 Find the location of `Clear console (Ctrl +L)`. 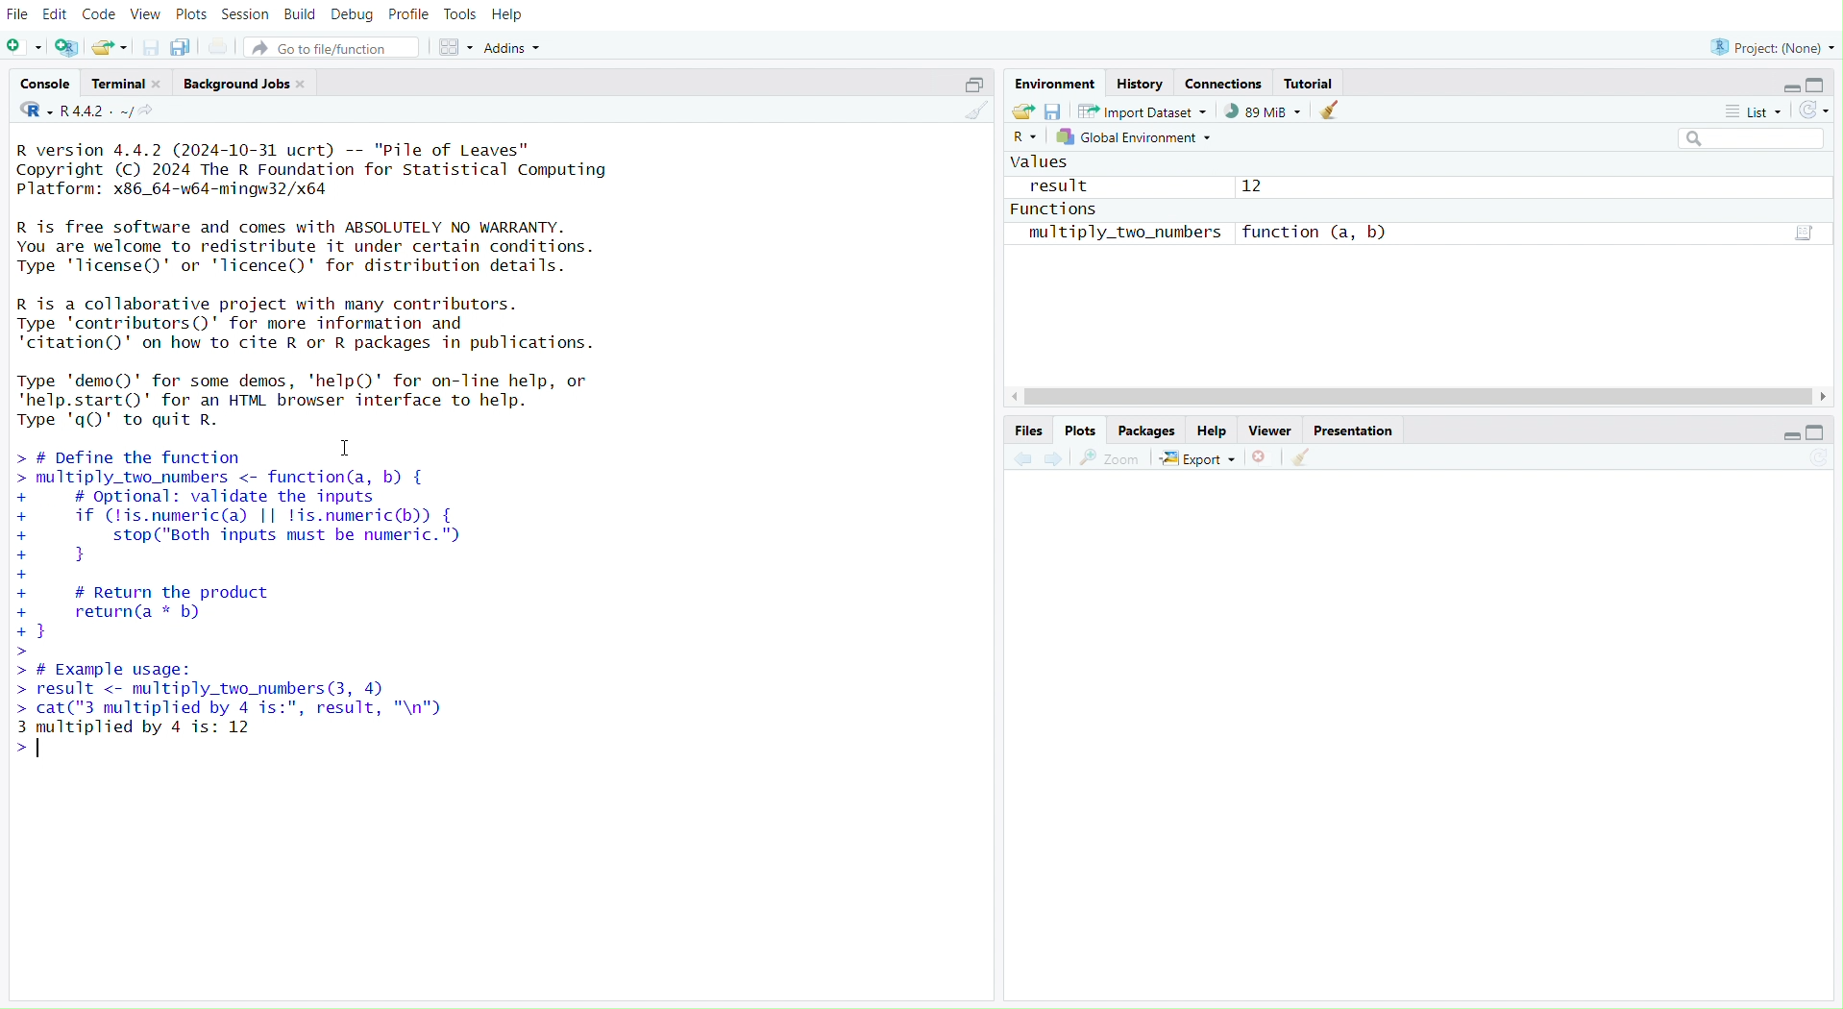

Clear console (Ctrl +L) is located at coordinates (1309, 455).